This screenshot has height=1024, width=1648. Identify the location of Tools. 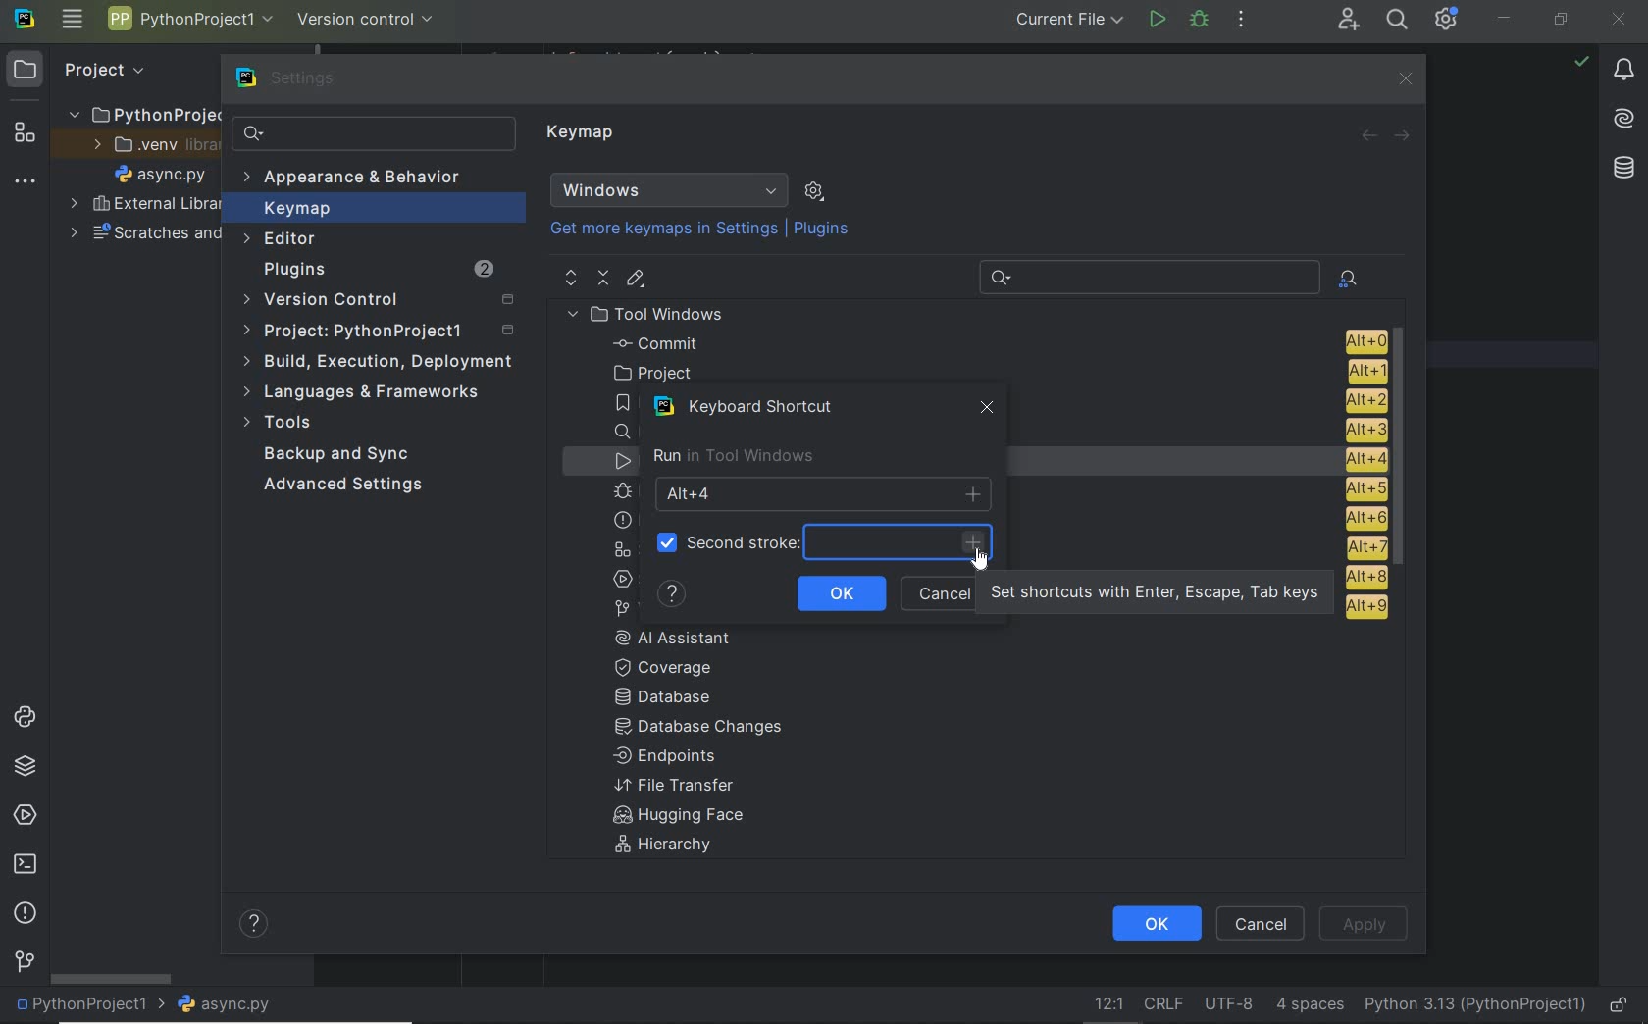
(283, 425).